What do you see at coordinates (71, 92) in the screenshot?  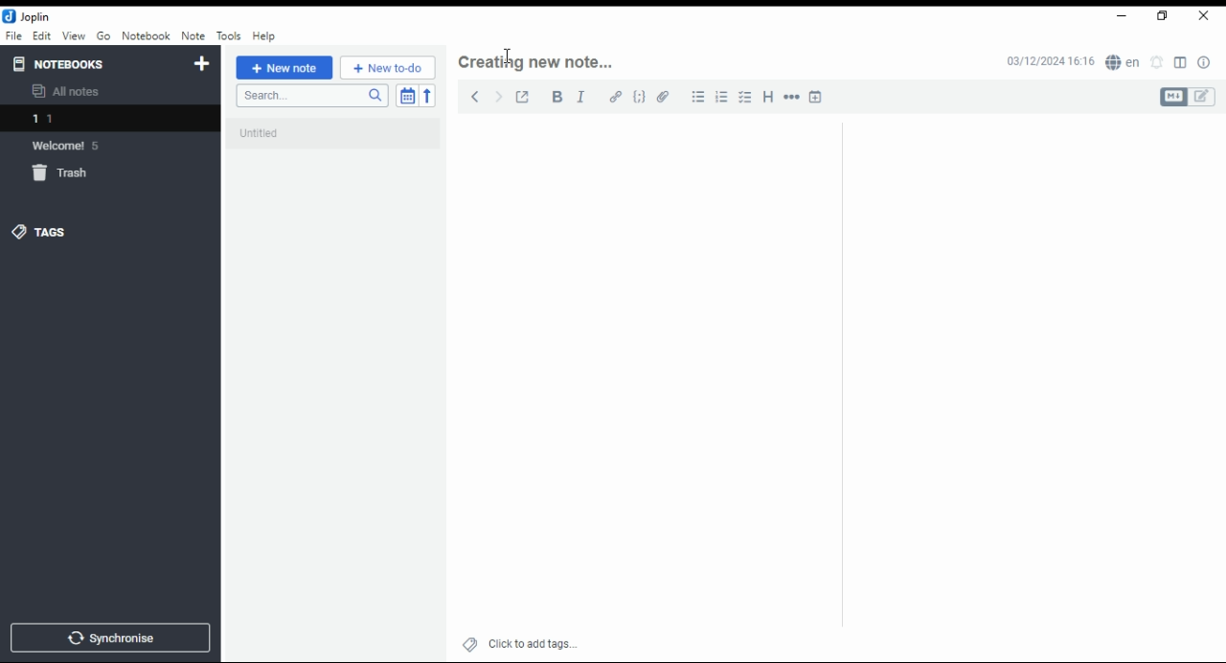 I see `all notes` at bounding box center [71, 92].